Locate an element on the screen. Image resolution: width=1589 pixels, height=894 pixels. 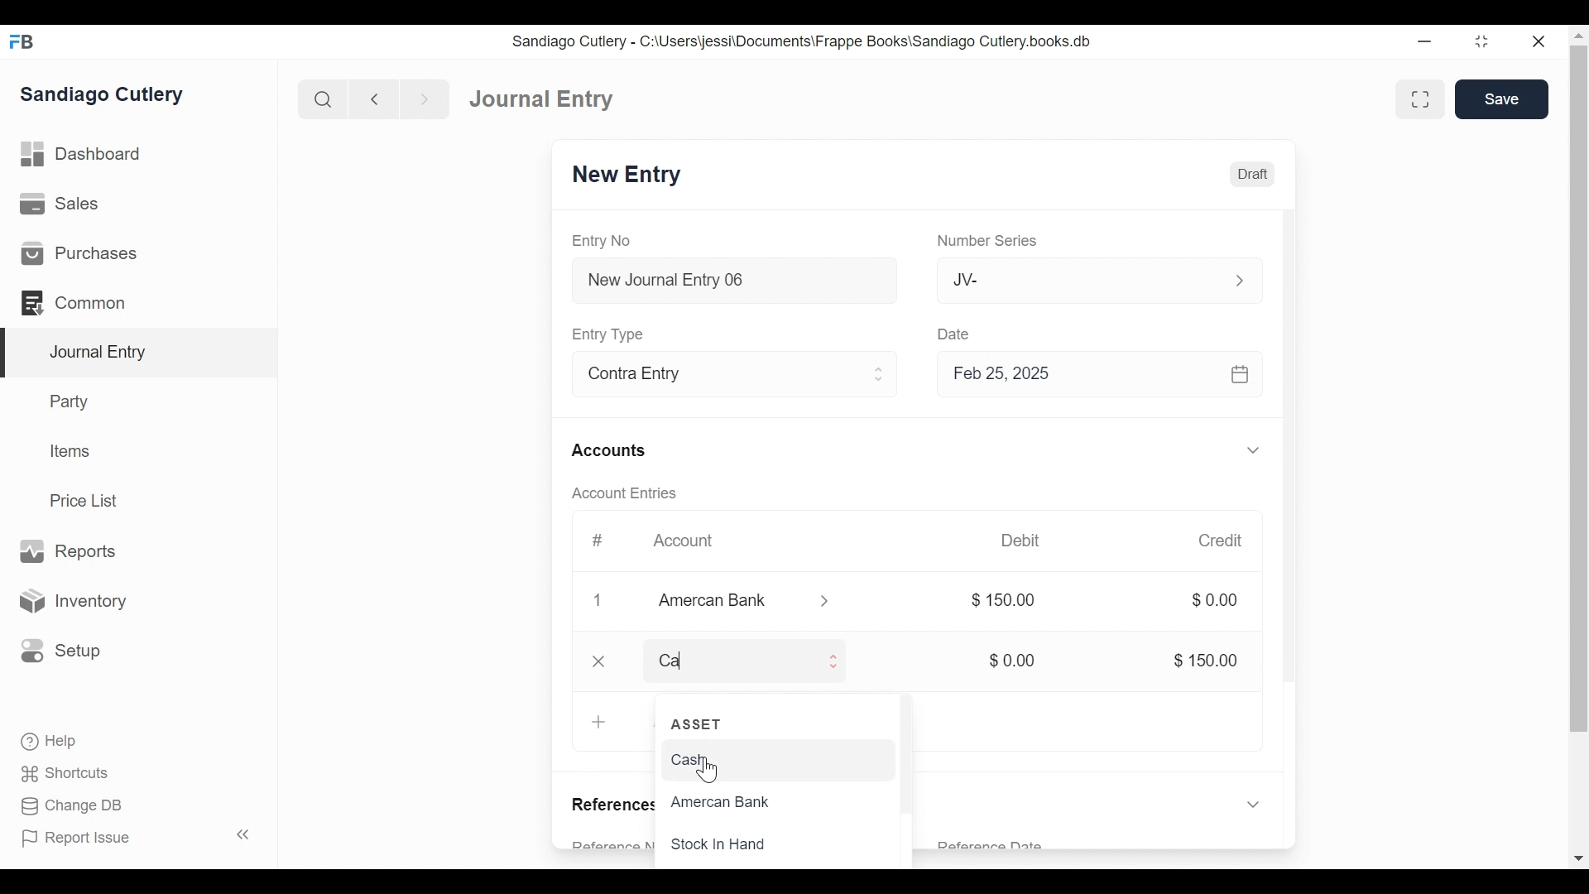
Amercan Bank is located at coordinates (728, 602).